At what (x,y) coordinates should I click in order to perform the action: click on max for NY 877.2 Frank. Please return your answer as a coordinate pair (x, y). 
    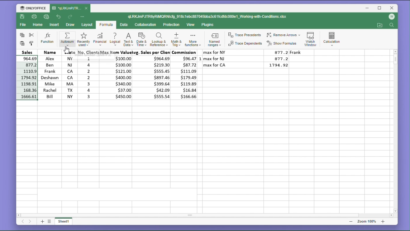
    Looking at the image, I should click on (258, 52).